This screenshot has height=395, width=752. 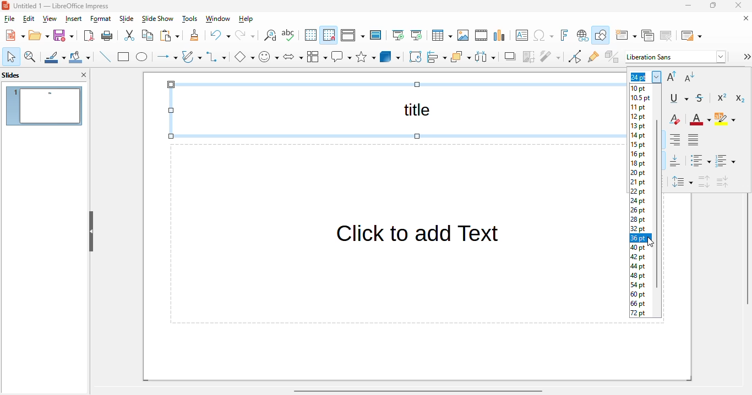 I want to click on Click to add Text, so click(x=392, y=262).